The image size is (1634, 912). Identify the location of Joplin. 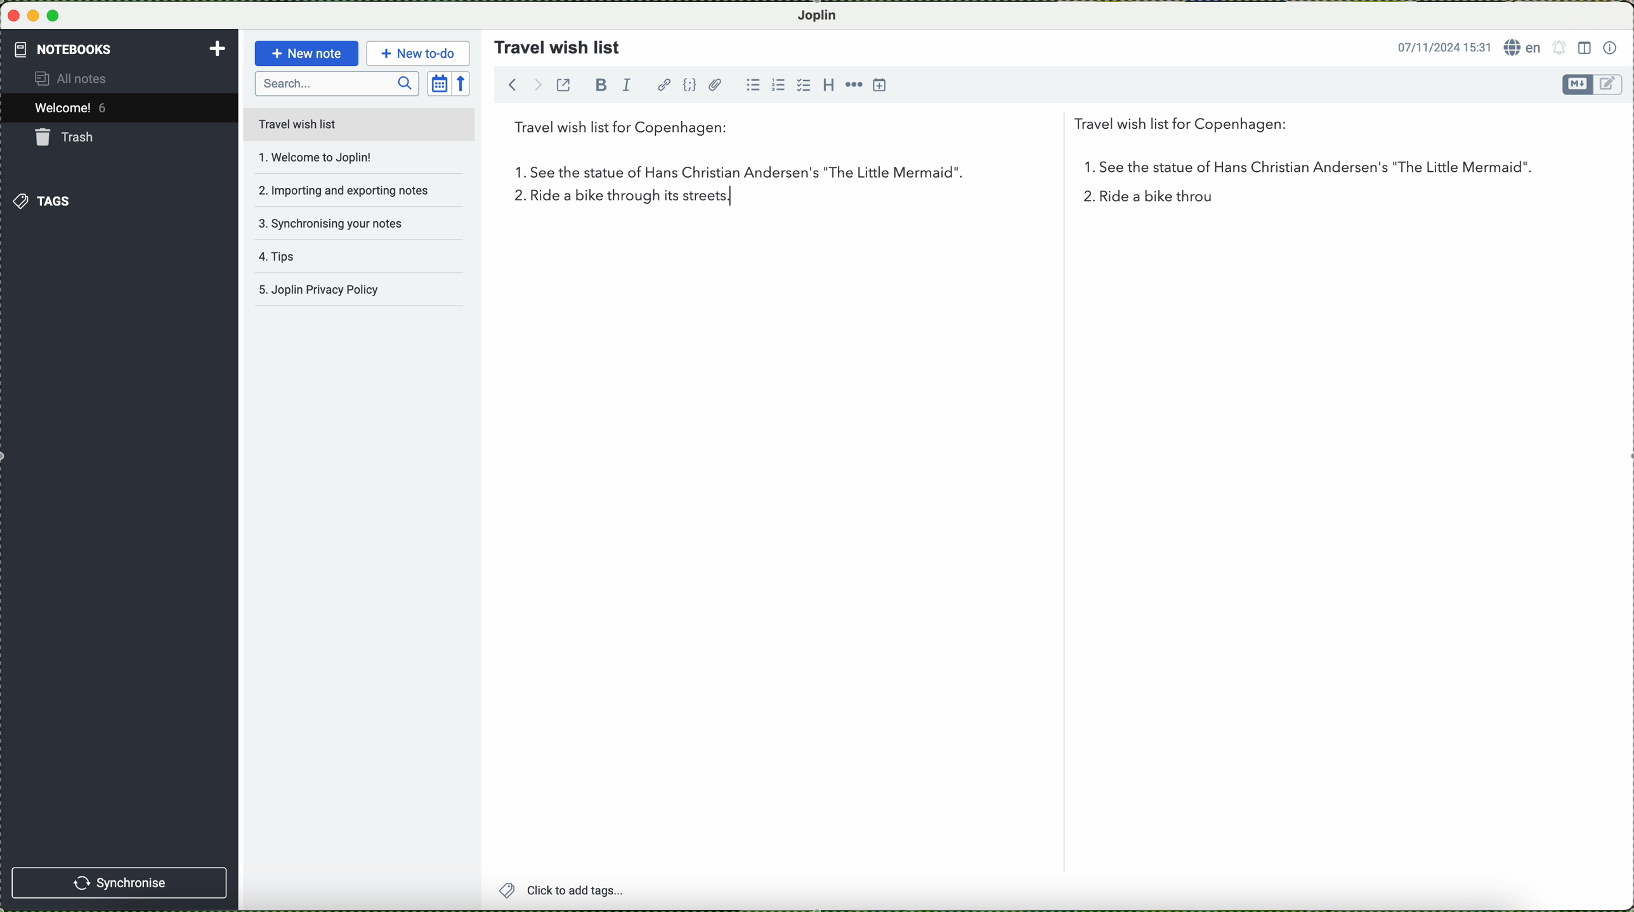
(824, 15).